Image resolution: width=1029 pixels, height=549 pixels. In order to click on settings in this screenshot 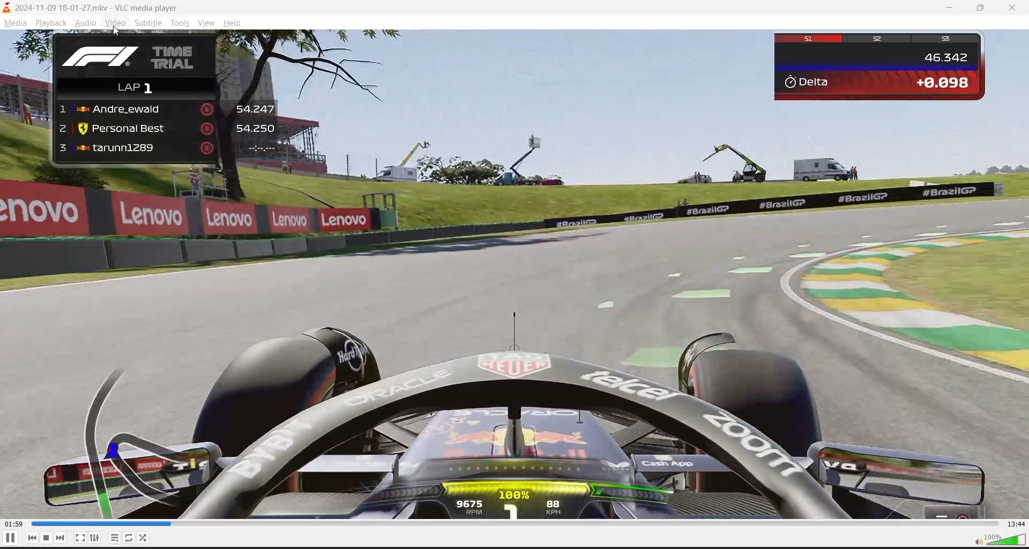, I will do `click(94, 538)`.